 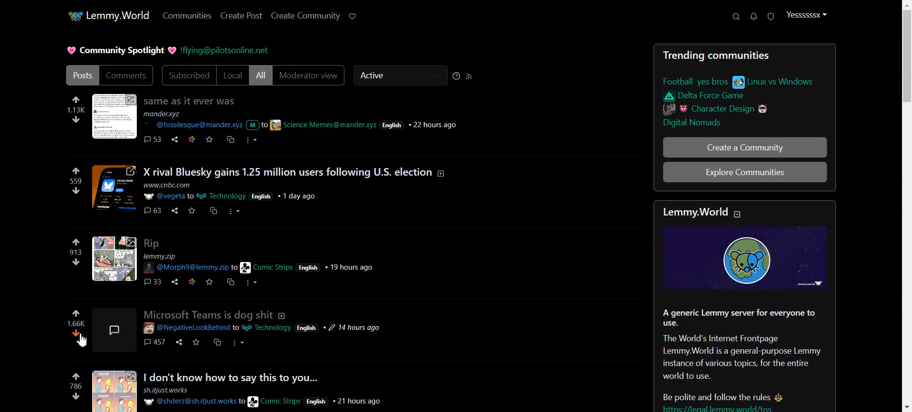 What do you see at coordinates (209, 140) in the screenshot?
I see `save` at bounding box center [209, 140].